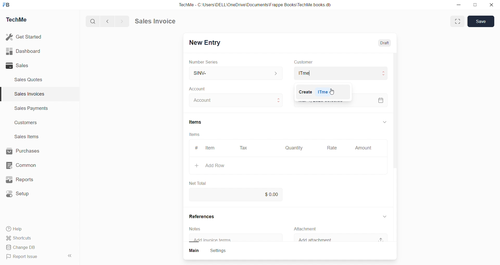  What do you see at coordinates (27, 95) in the screenshot?
I see `Sales Invoices` at bounding box center [27, 95].